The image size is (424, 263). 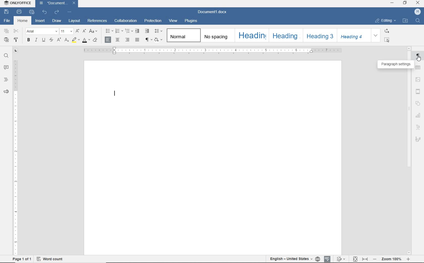 What do you see at coordinates (57, 12) in the screenshot?
I see `redo` at bounding box center [57, 12].